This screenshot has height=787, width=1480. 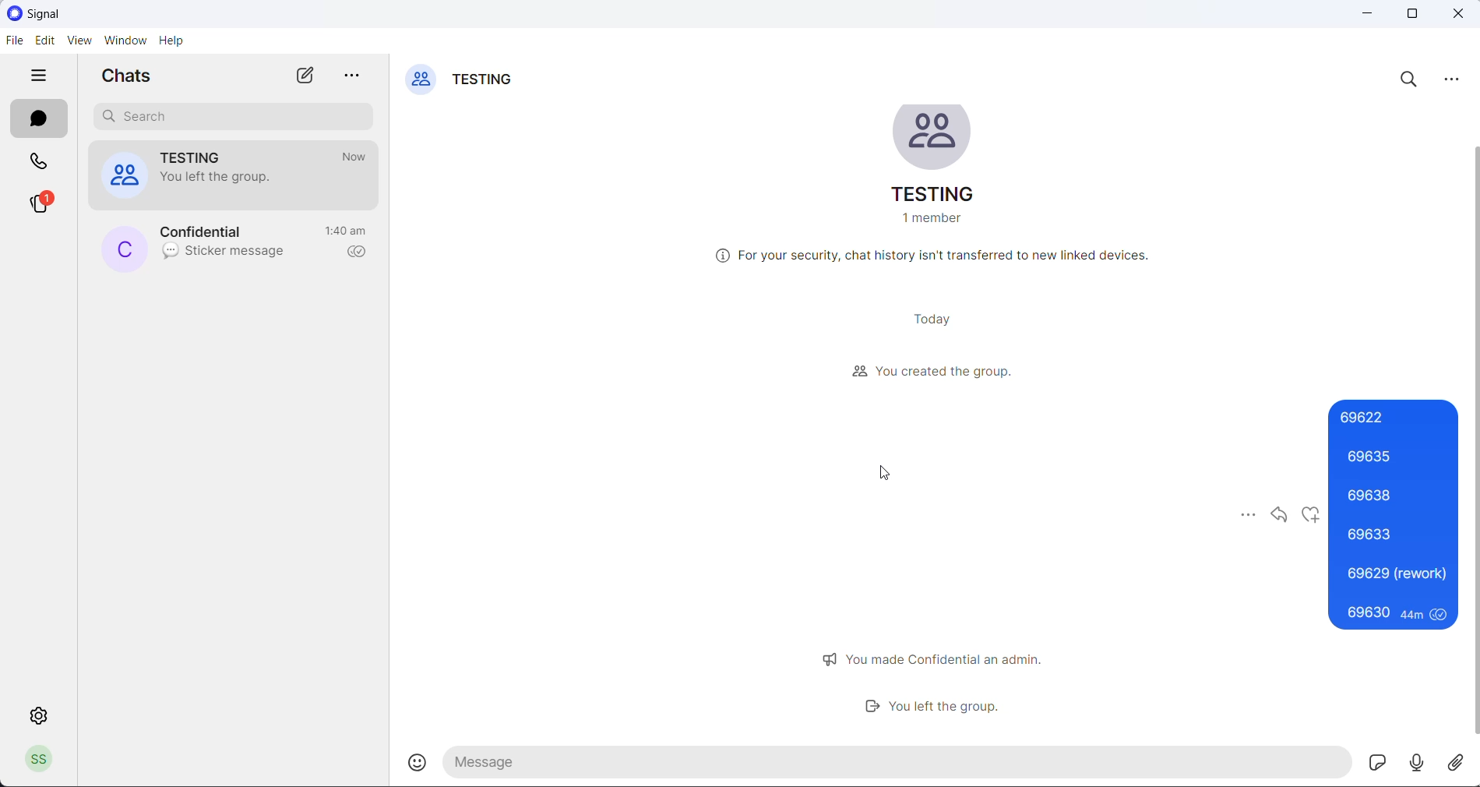 What do you see at coordinates (213, 231) in the screenshot?
I see `contact name` at bounding box center [213, 231].